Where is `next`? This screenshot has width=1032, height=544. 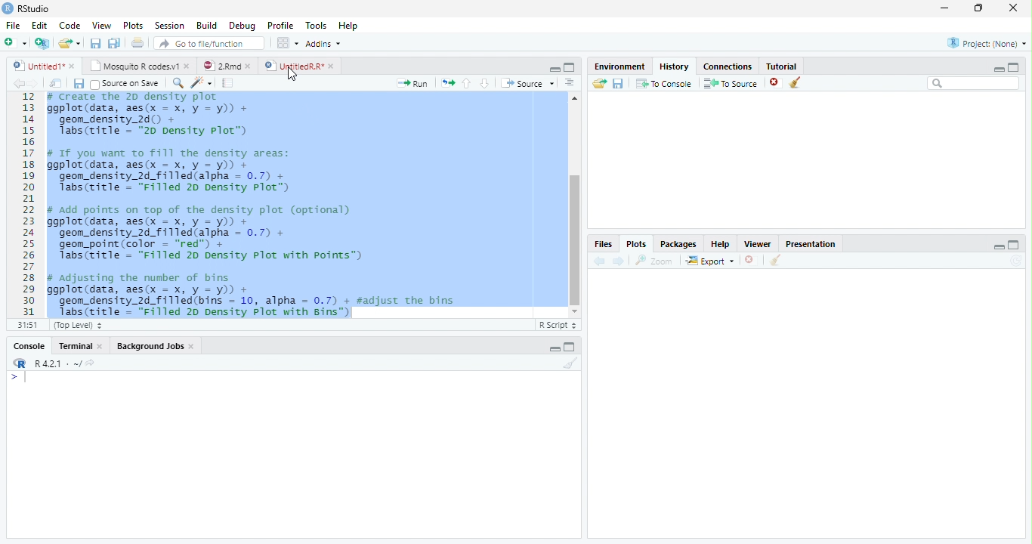
next is located at coordinates (620, 261).